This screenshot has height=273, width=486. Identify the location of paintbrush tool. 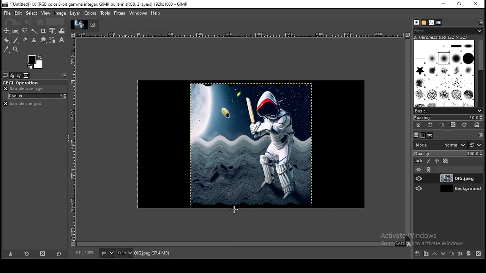
(16, 40).